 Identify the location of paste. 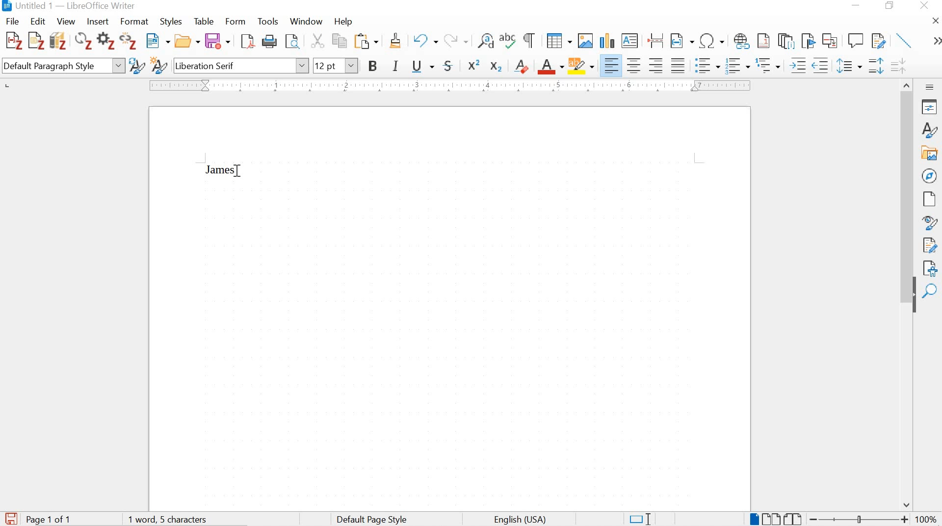
(369, 41).